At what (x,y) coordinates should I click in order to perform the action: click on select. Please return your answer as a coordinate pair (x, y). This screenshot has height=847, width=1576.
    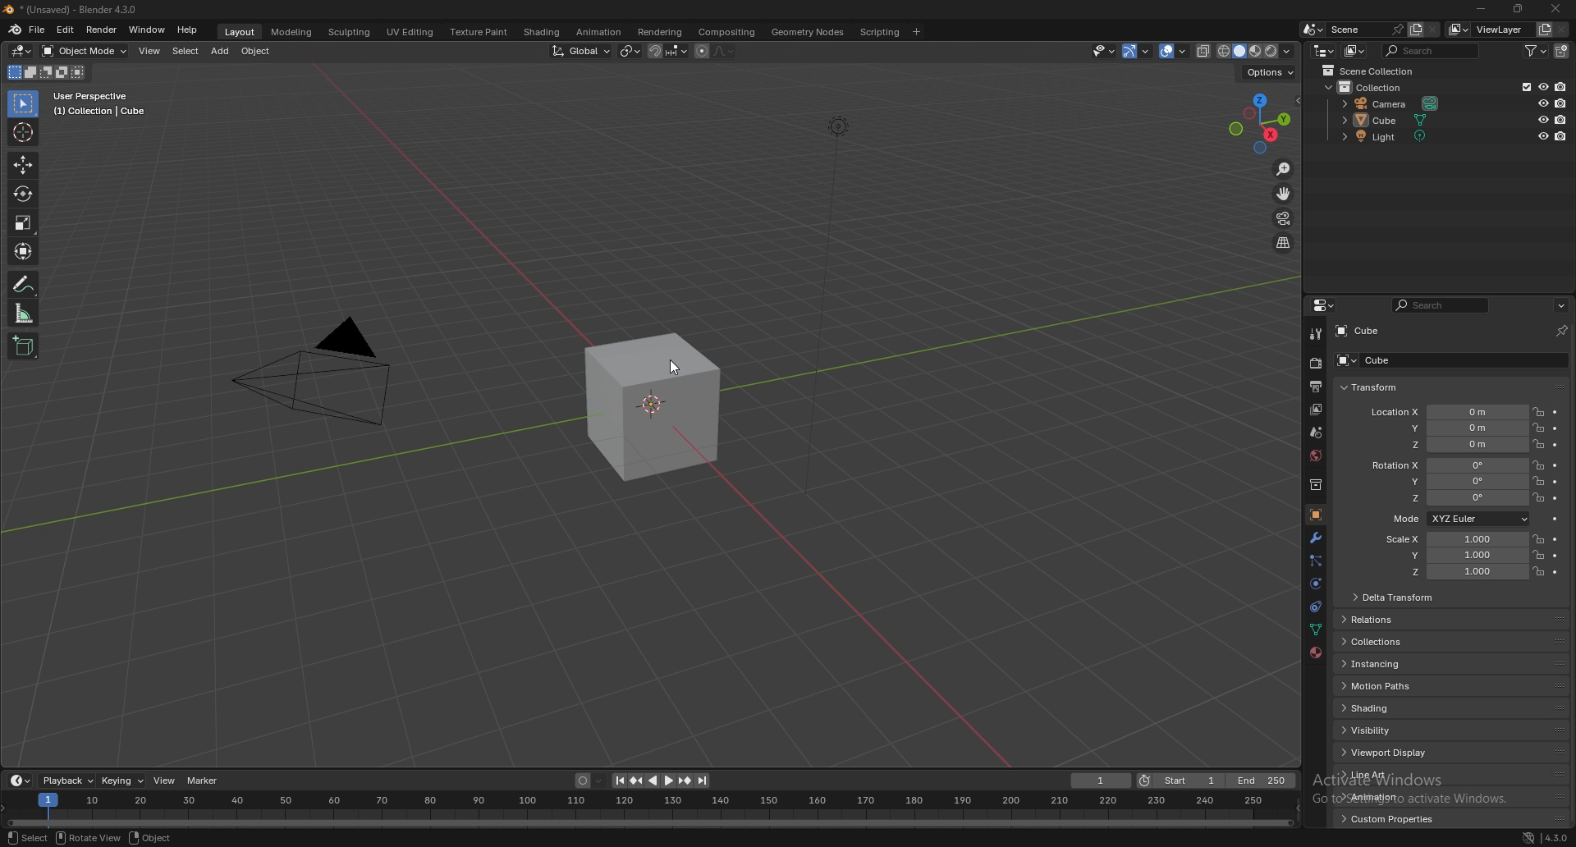
    Looking at the image, I should click on (28, 838).